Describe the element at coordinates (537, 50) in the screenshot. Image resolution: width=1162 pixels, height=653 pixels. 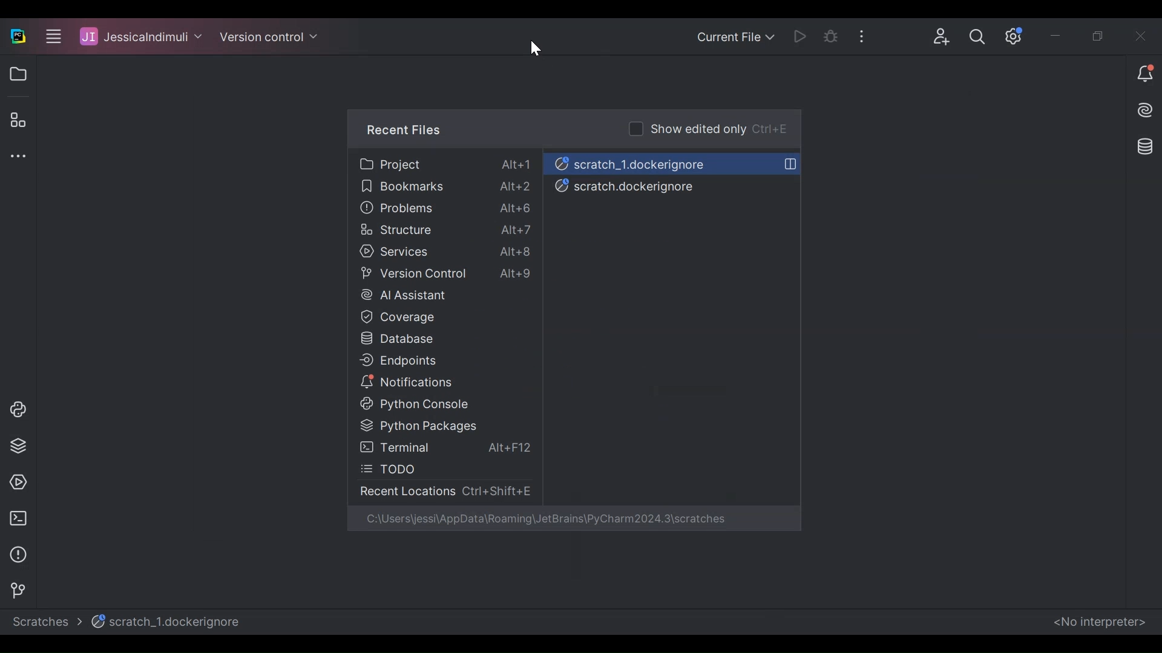
I see `Cursor` at that location.